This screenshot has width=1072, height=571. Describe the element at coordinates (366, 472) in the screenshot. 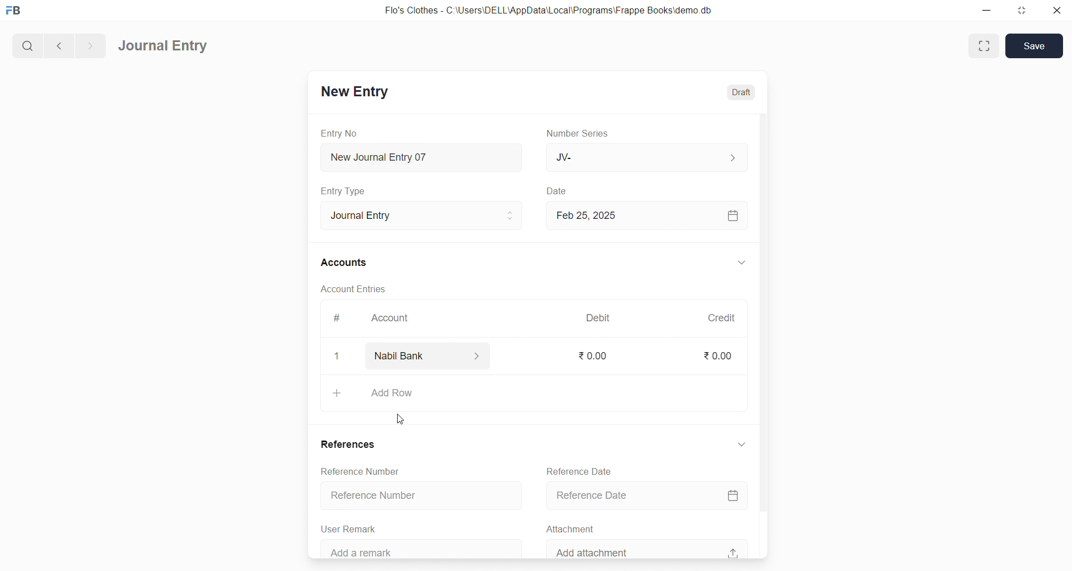

I see `Reference Number` at that location.